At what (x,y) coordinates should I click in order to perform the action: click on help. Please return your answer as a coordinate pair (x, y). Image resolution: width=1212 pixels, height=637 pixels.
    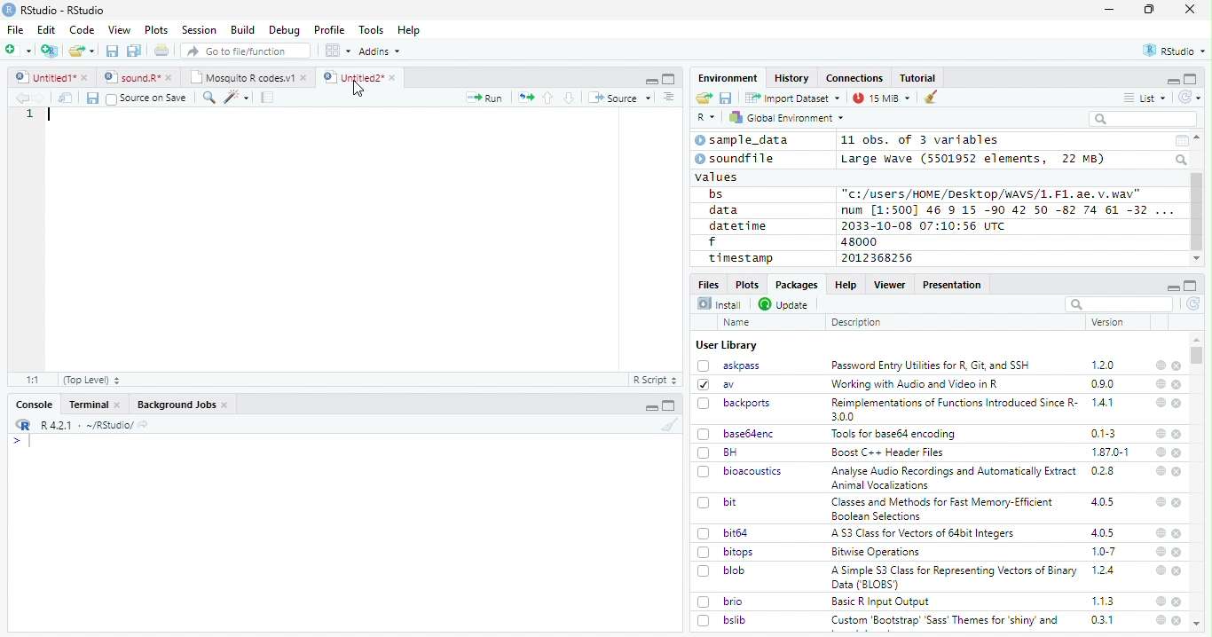
    Looking at the image, I should click on (1160, 620).